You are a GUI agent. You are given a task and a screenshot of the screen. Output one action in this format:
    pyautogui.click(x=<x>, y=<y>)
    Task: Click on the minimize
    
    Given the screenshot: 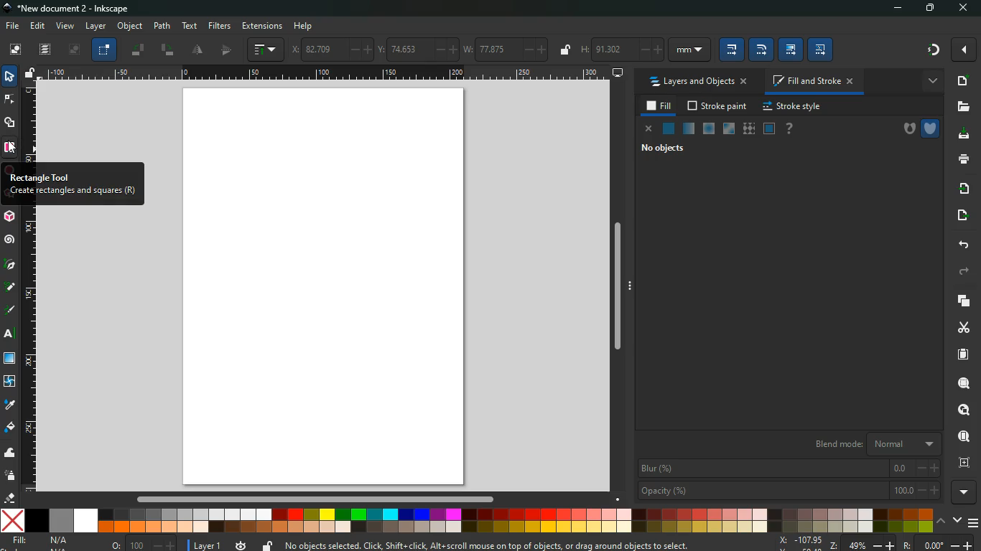 What is the action you would take?
    pyautogui.click(x=896, y=9)
    